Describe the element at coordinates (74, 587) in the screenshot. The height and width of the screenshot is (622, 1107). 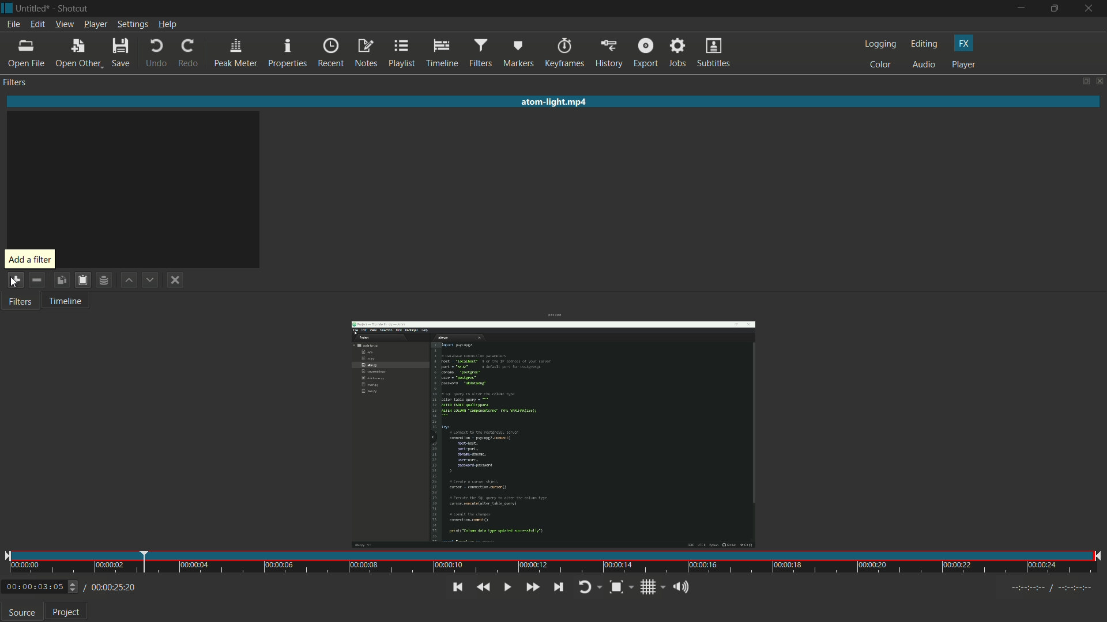
I see `up and down` at that location.